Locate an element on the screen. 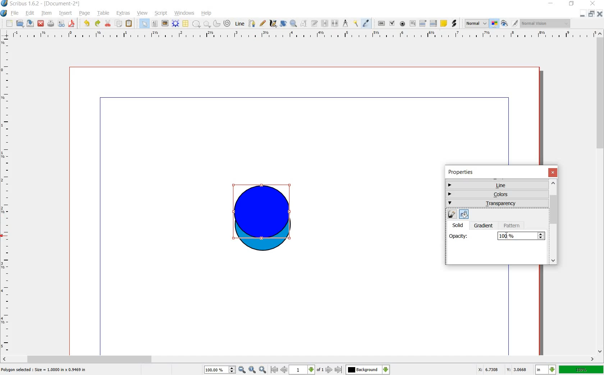  measurement is located at coordinates (346, 24).